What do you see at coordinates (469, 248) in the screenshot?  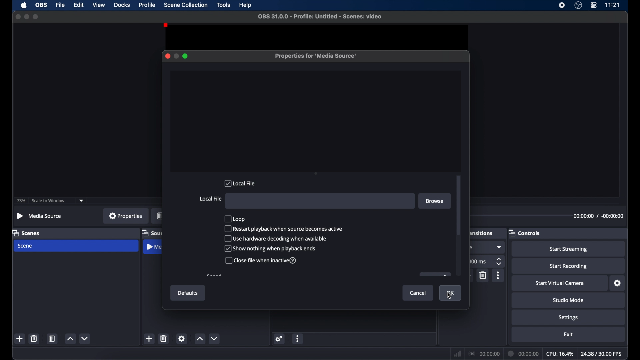 I see `obscure text` at bounding box center [469, 248].